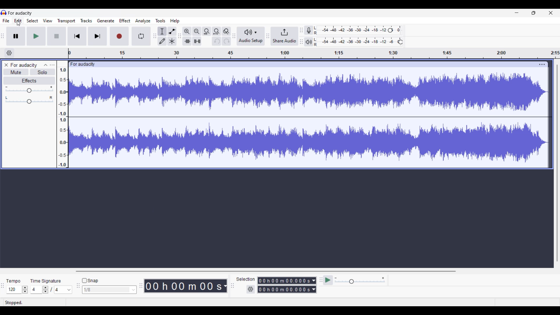 This screenshot has height=315, width=560. What do you see at coordinates (309, 118) in the screenshot?
I see `Current track` at bounding box center [309, 118].